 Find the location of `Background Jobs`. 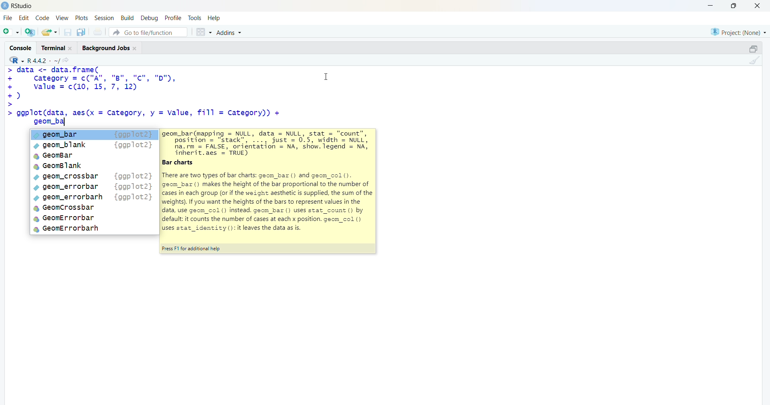

Background Jobs is located at coordinates (109, 47).